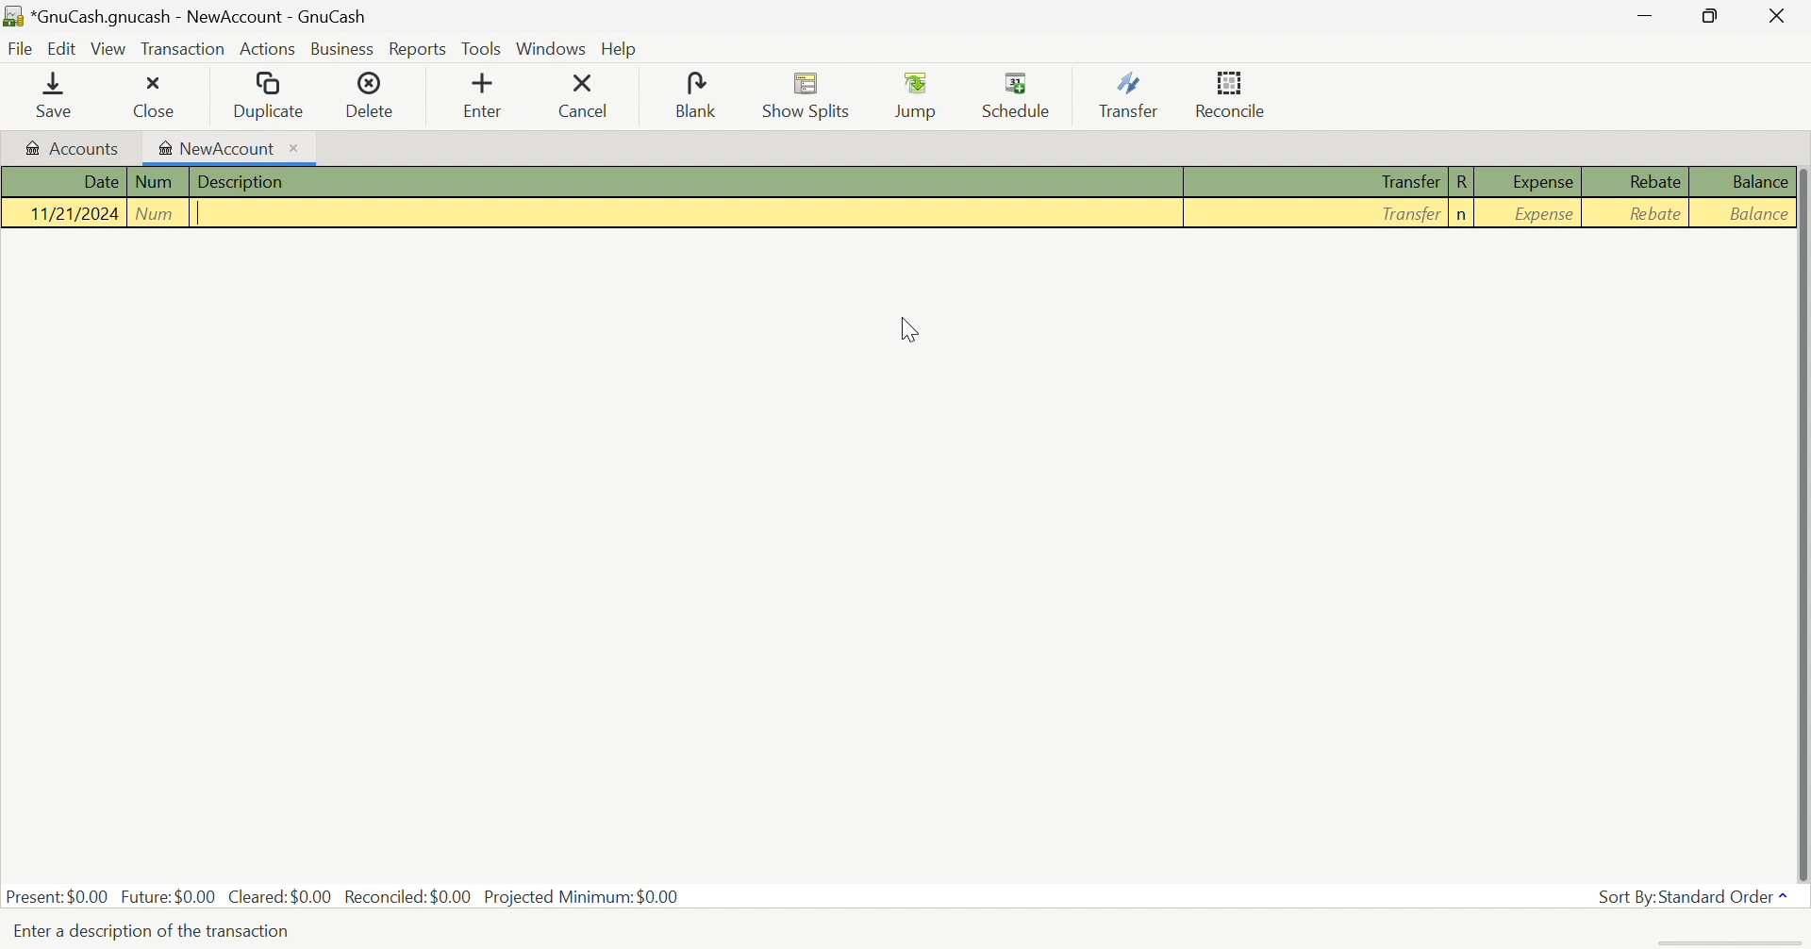 The image size is (1811, 949). Describe the element at coordinates (203, 215) in the screenshot. I see `Typing Cursor` at that location.